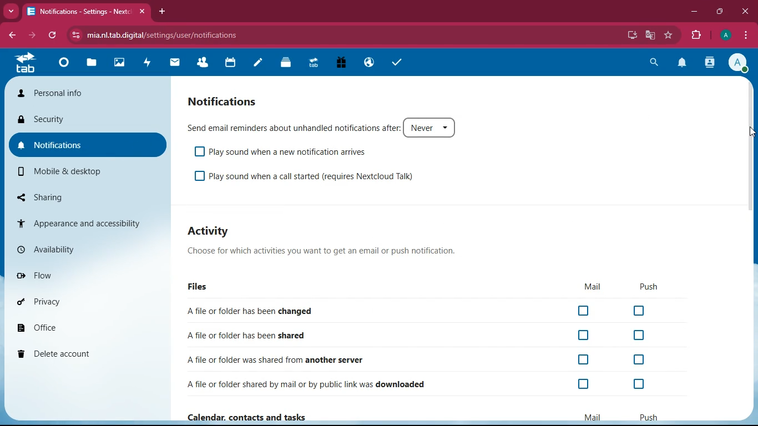  Describe the element at coordinates (12, 12) in the screenshot. I see `Drop down` at that location.